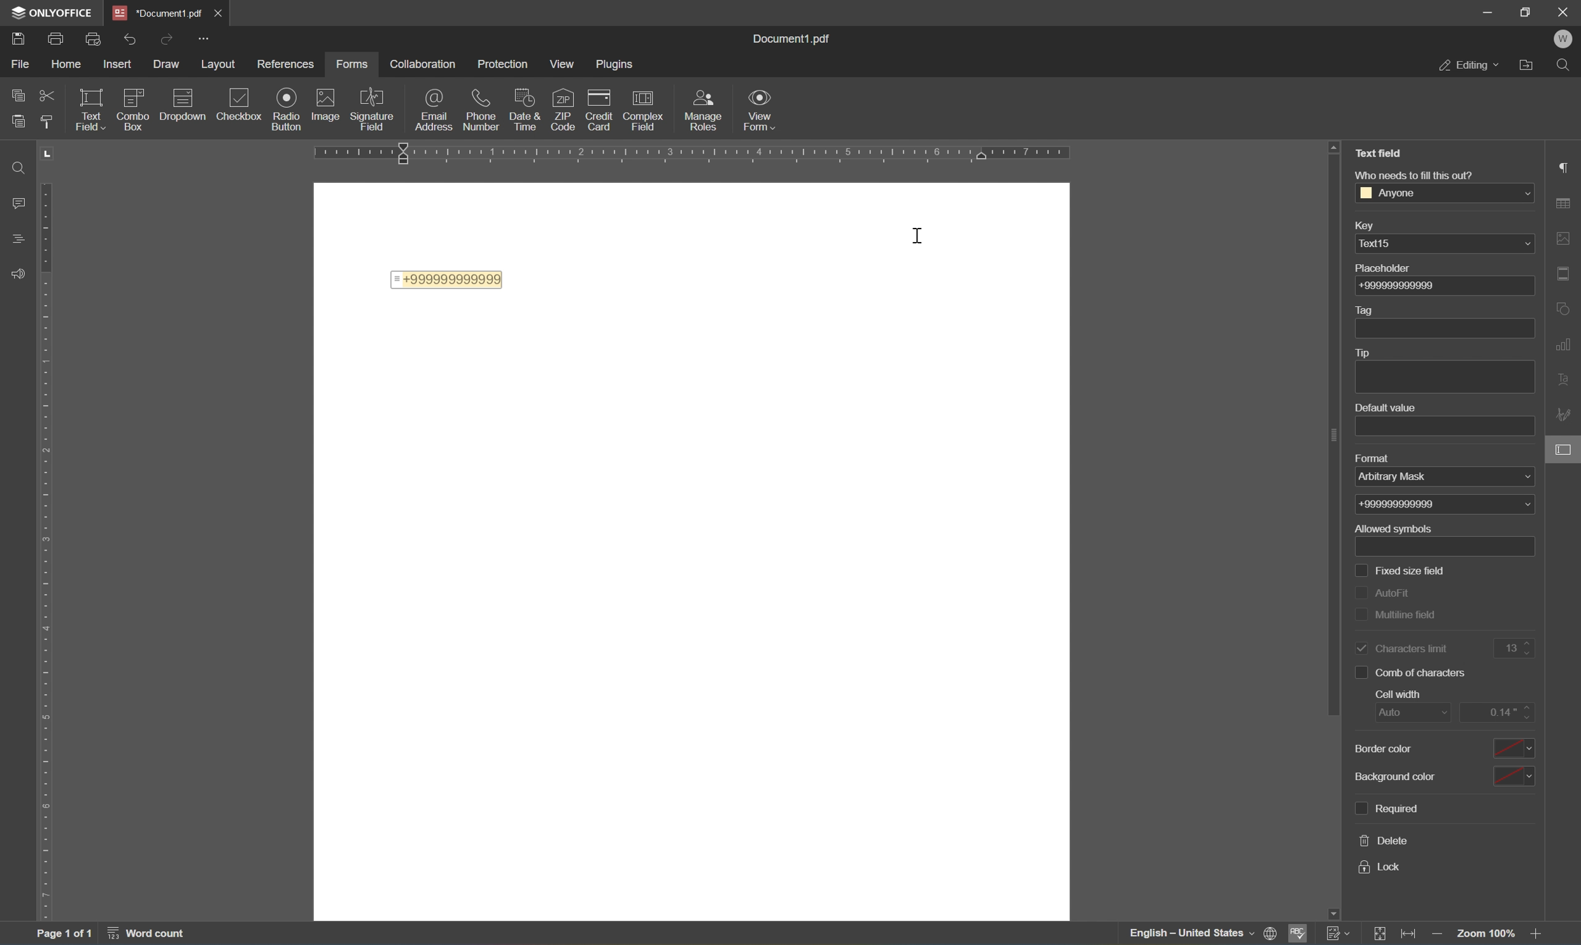 The width and height of the screenshot is (1581, 945). What do you see at coordinates (185, 99) in the screenshot?
I see `dropdown` at bounding box center [185, 99].